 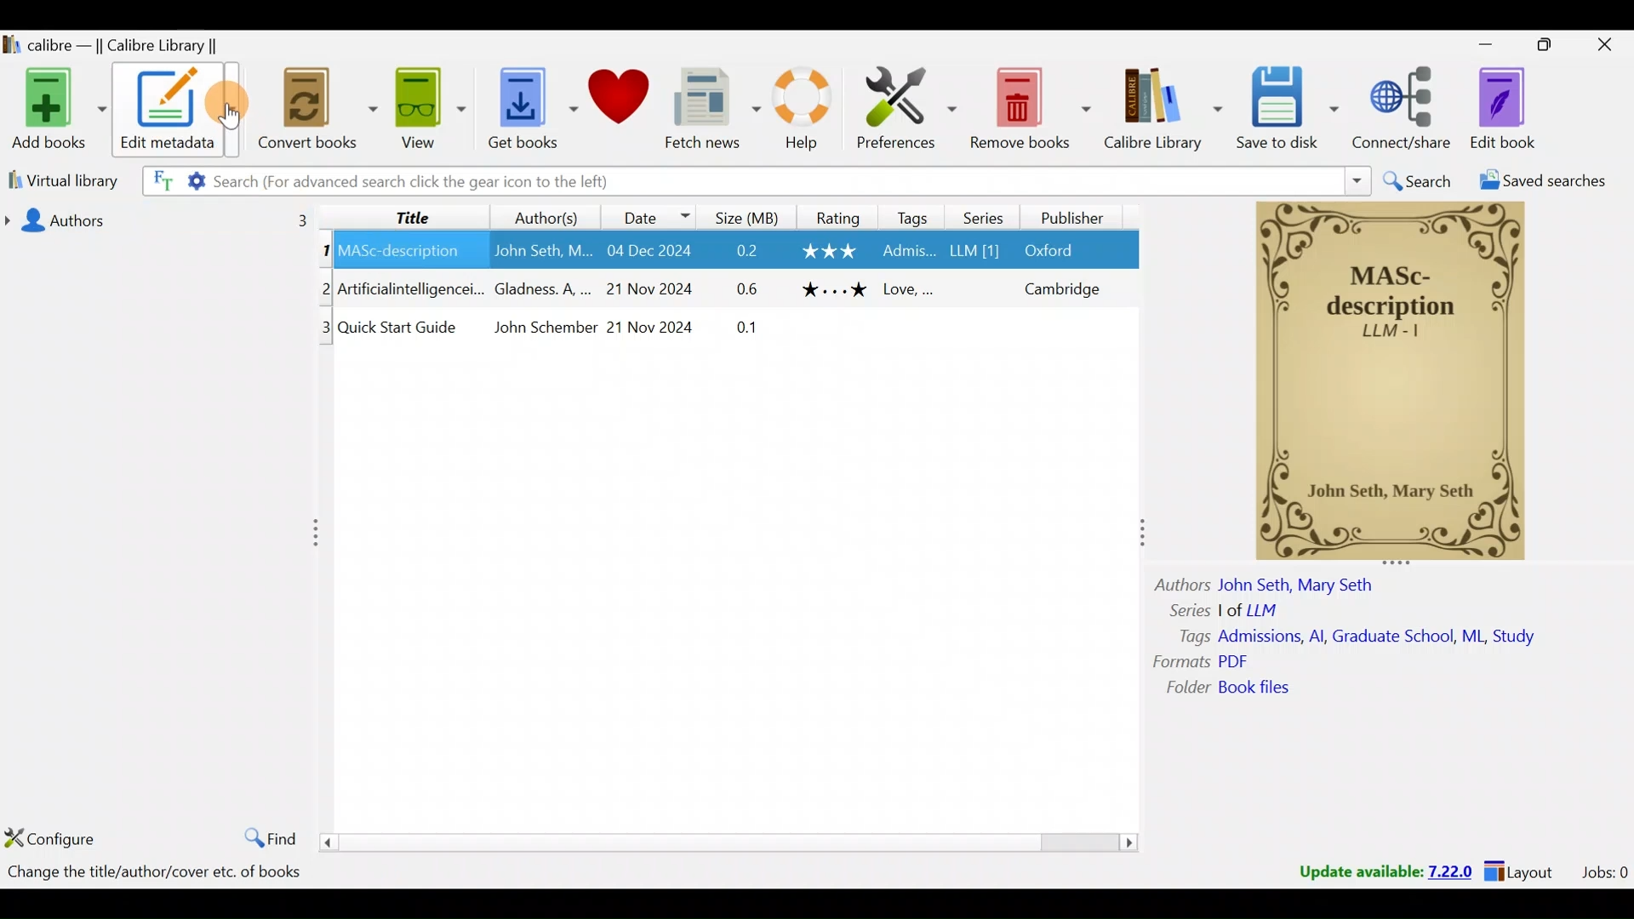 I want to click on Add books, so click(x=63, y=110).